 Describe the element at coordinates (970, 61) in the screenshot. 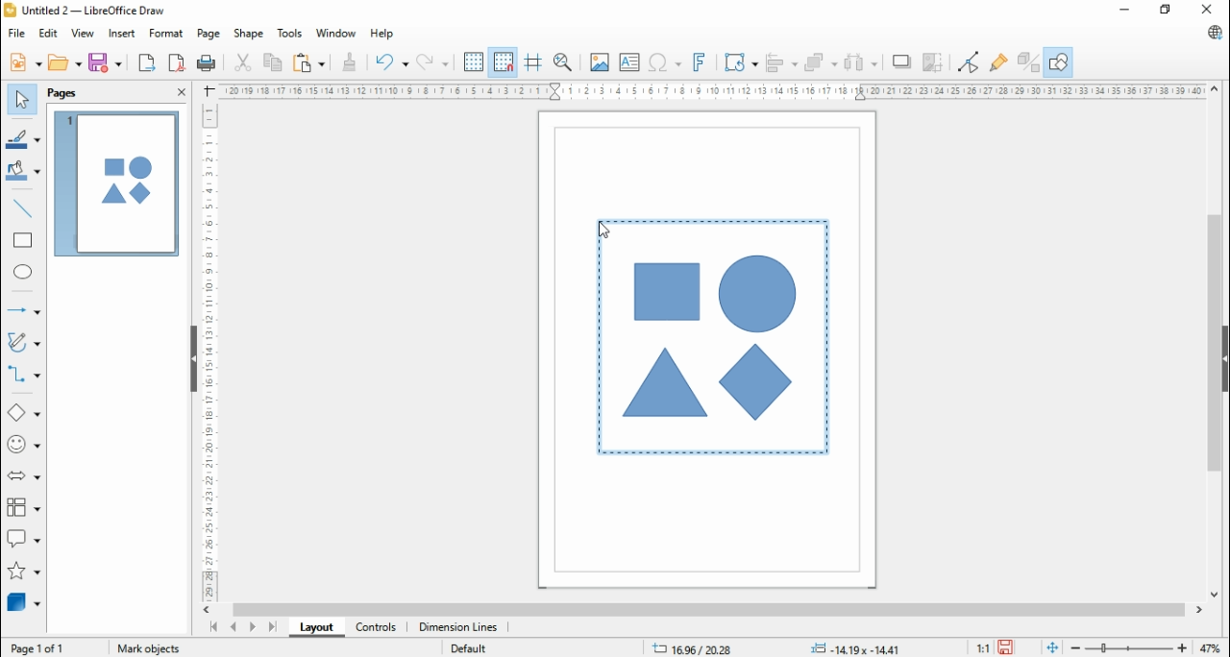

I see `toggle point edit mode` at that location.